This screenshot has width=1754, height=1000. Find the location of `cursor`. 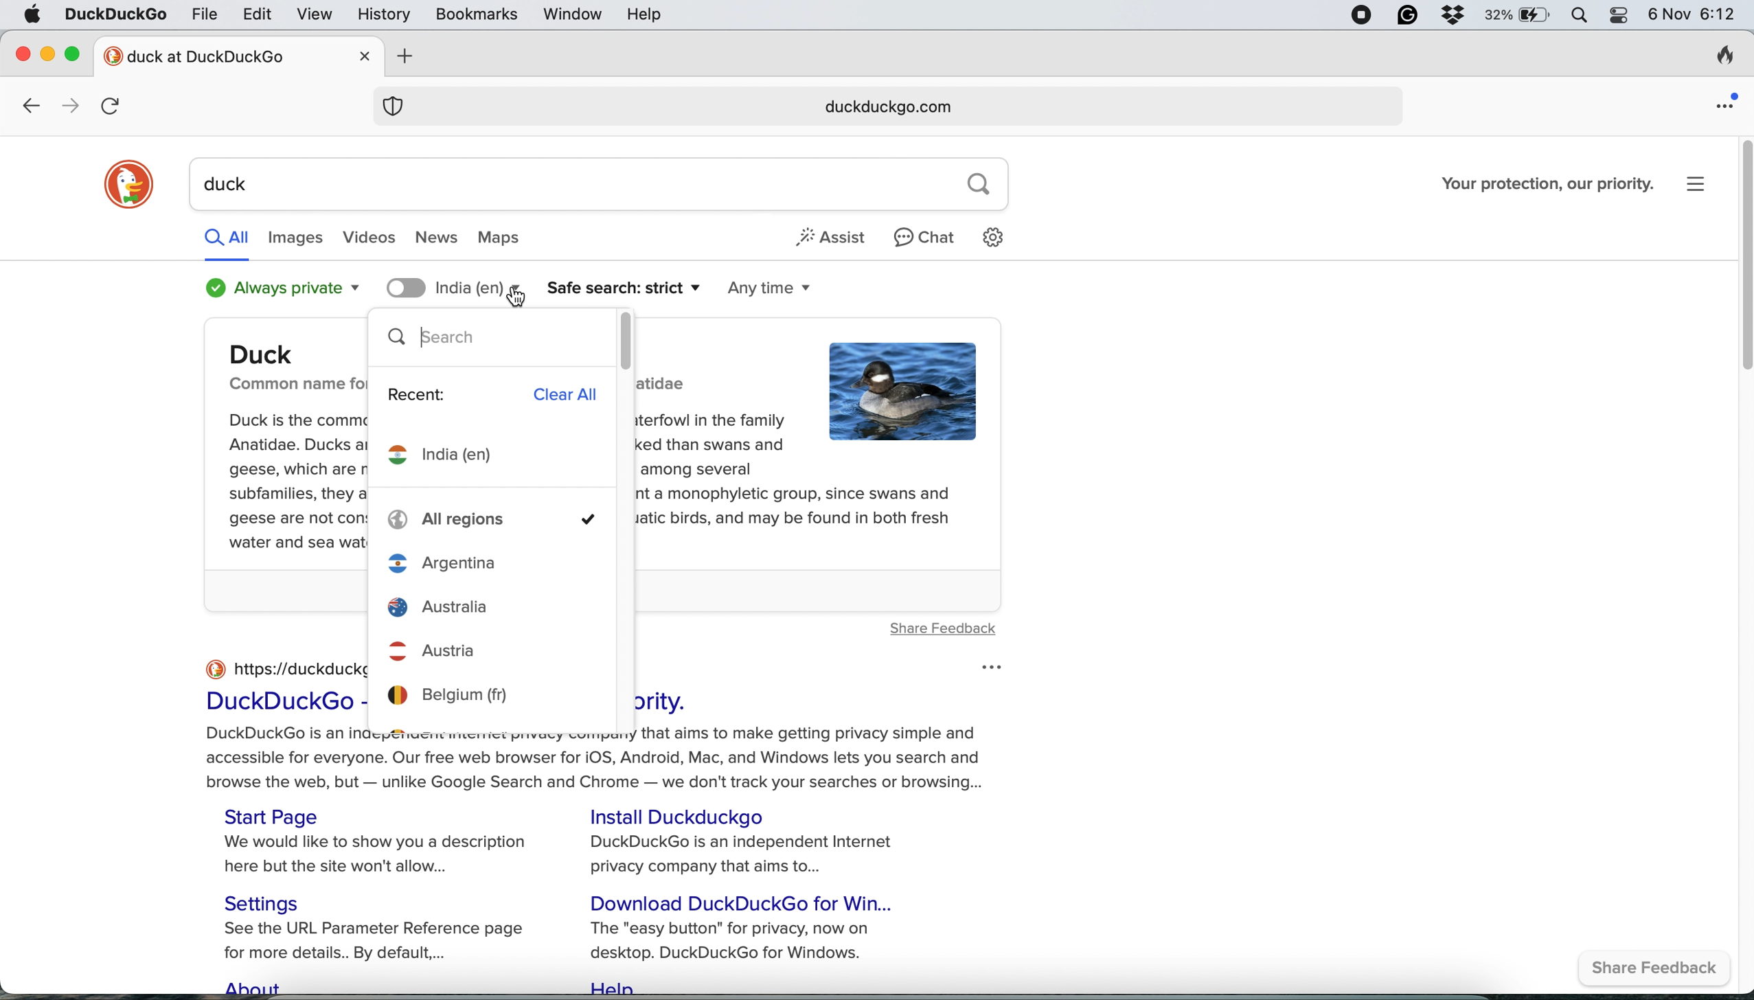

cursor is located at coordinates (519, 298).